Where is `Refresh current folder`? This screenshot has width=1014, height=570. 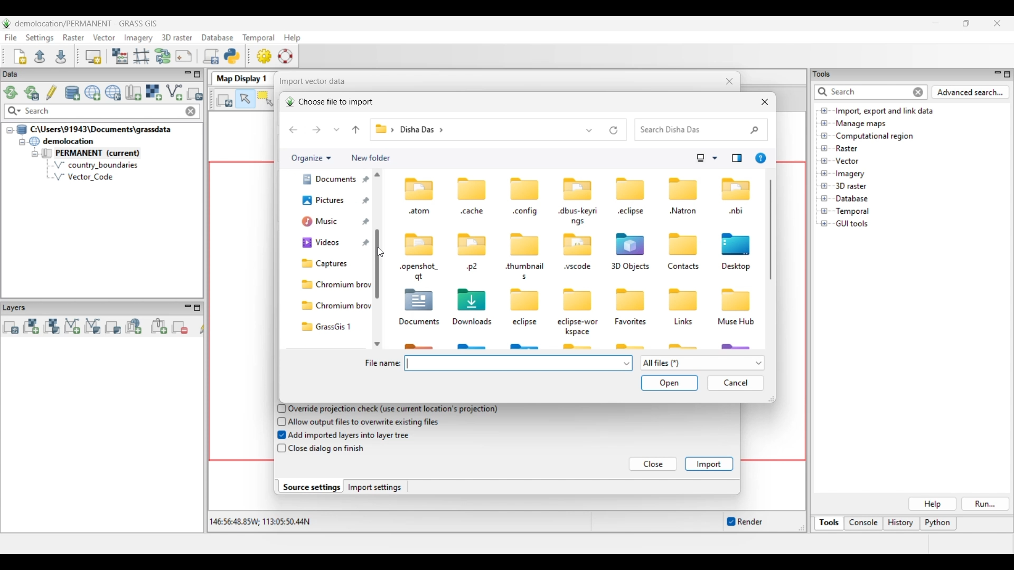 Refresh current folder is located at coordinates (614, 130).